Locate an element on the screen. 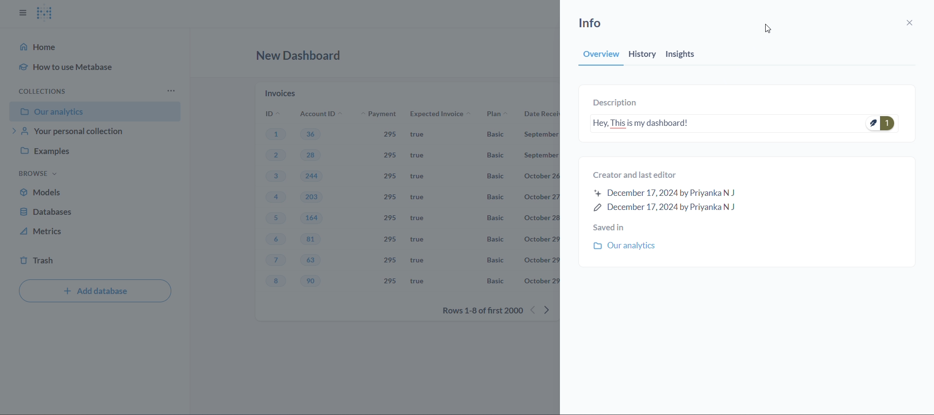  october 26 is located at coordinates (541, 176).